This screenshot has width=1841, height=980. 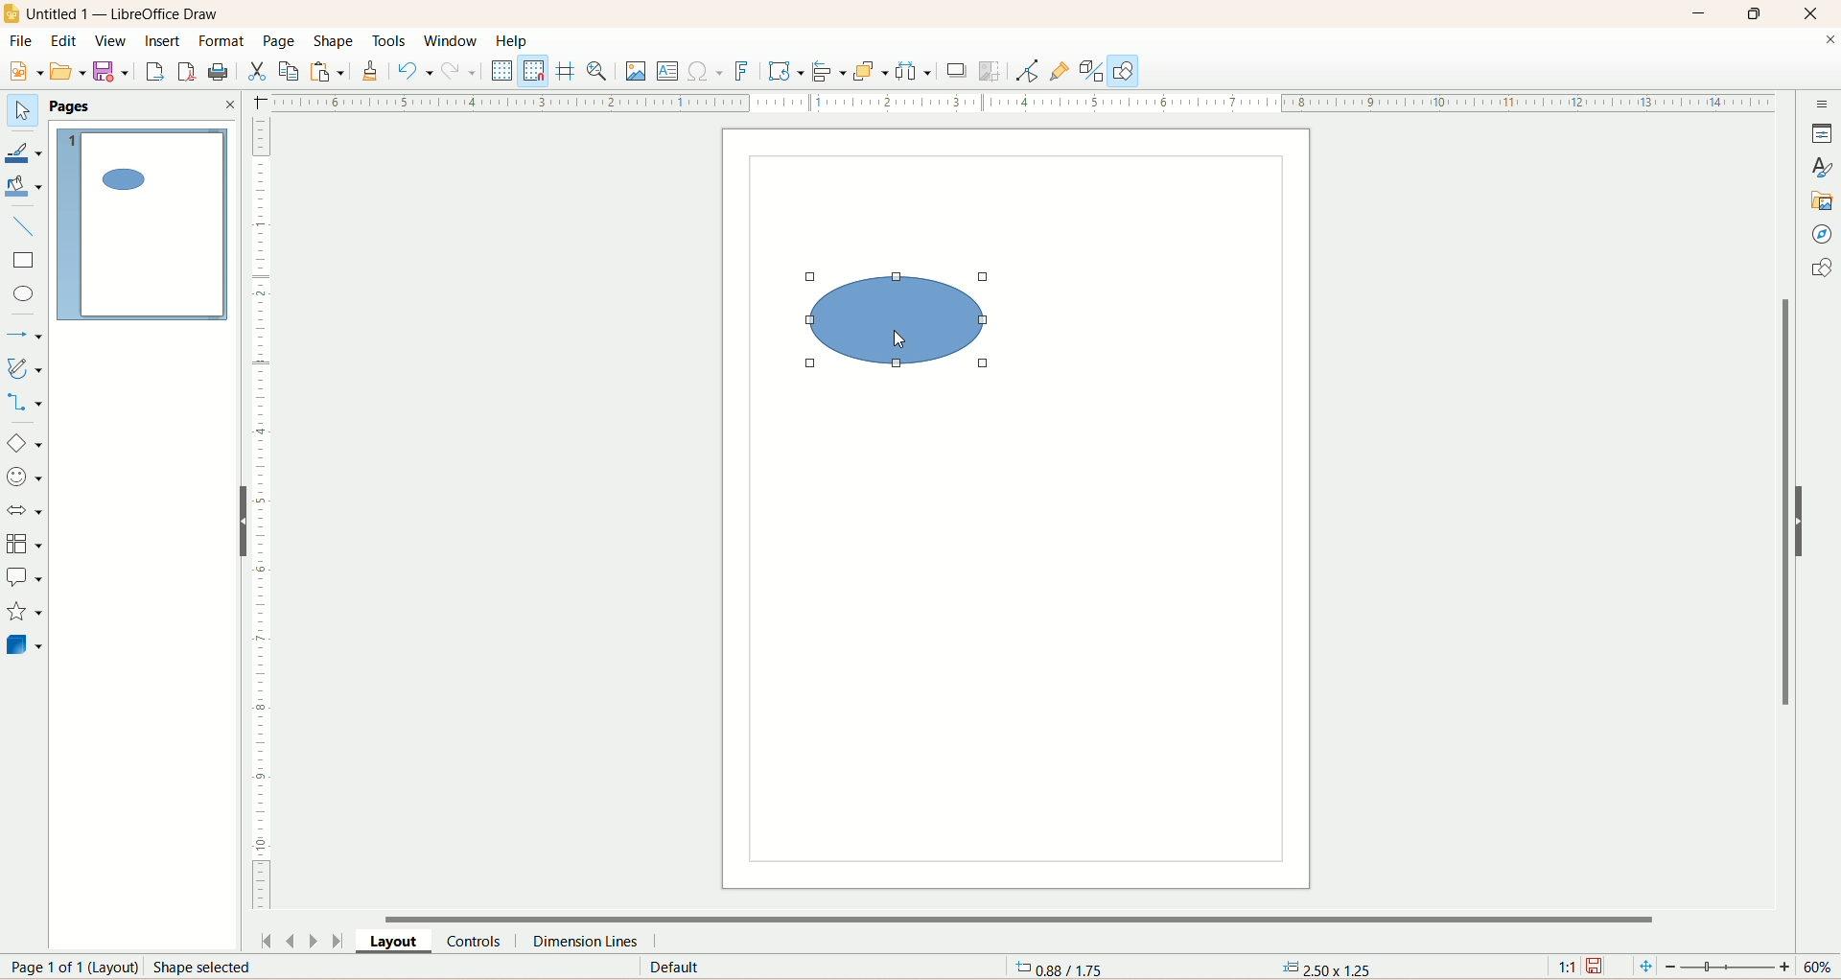 I want to click on style, so click(x=1822, y=165).